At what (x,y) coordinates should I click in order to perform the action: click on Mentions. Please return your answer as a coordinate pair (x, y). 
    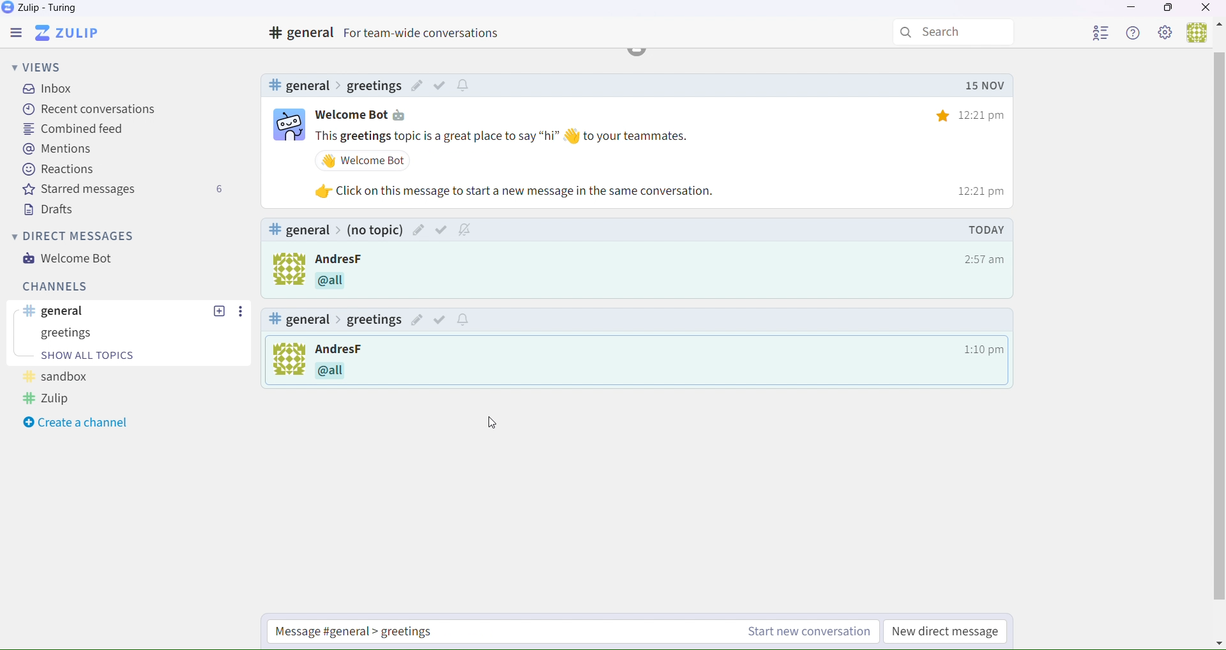
    Looking at the image, I should click on (58, 150).